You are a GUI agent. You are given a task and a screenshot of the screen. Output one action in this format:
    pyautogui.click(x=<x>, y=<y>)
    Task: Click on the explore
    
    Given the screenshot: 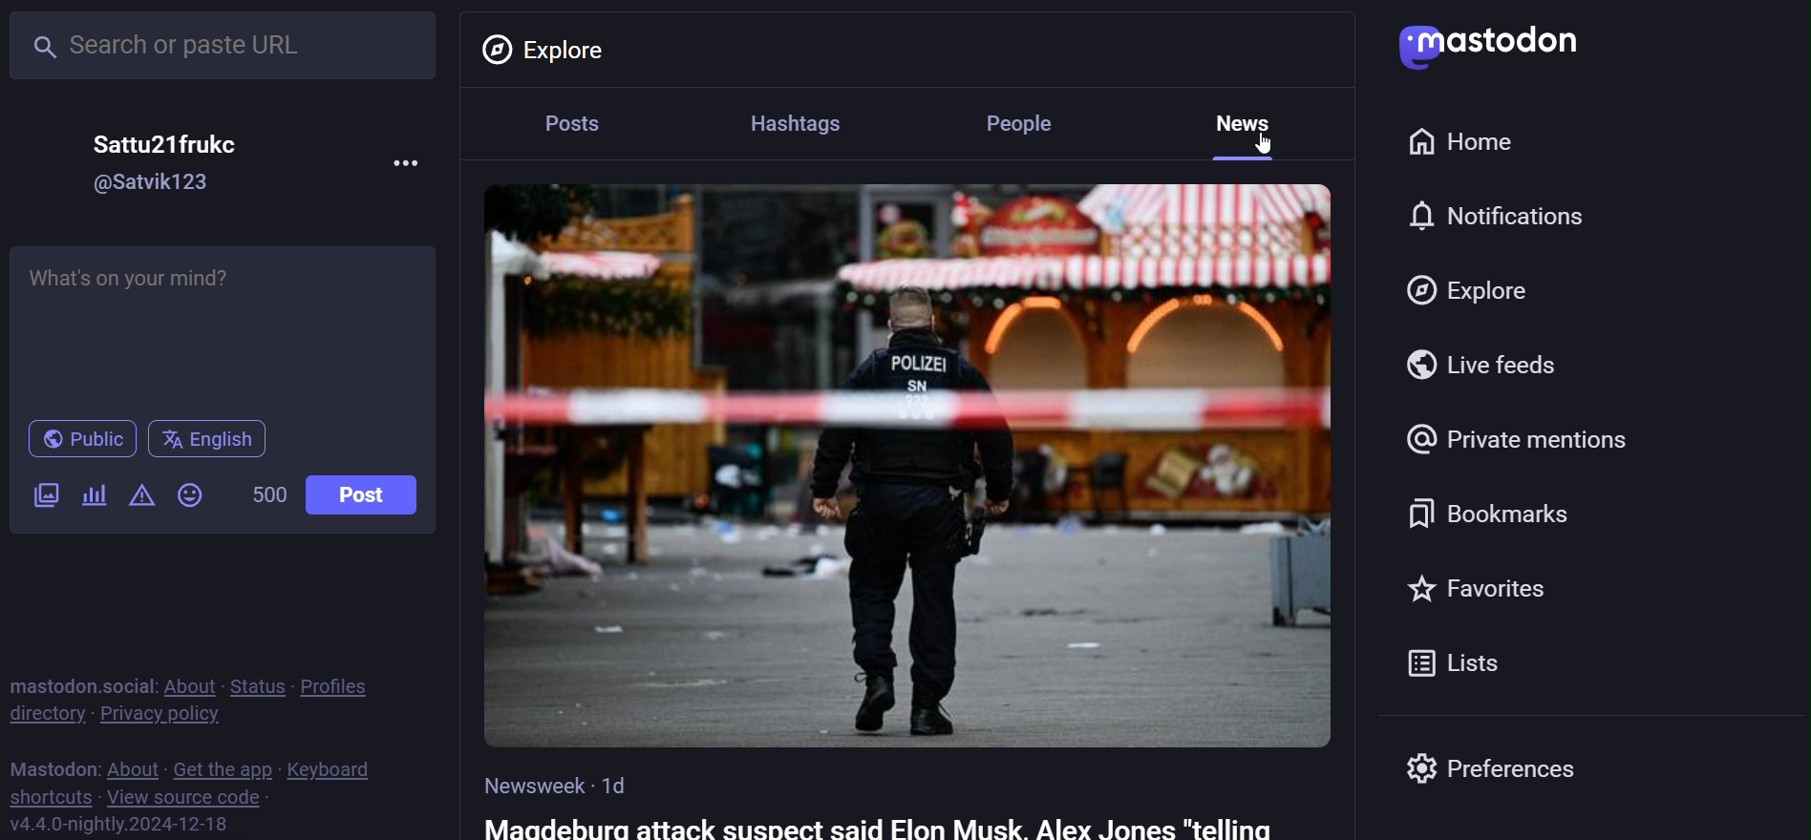 What is the action you would take?
    pyautogui.click(x=1470, y=291)
    